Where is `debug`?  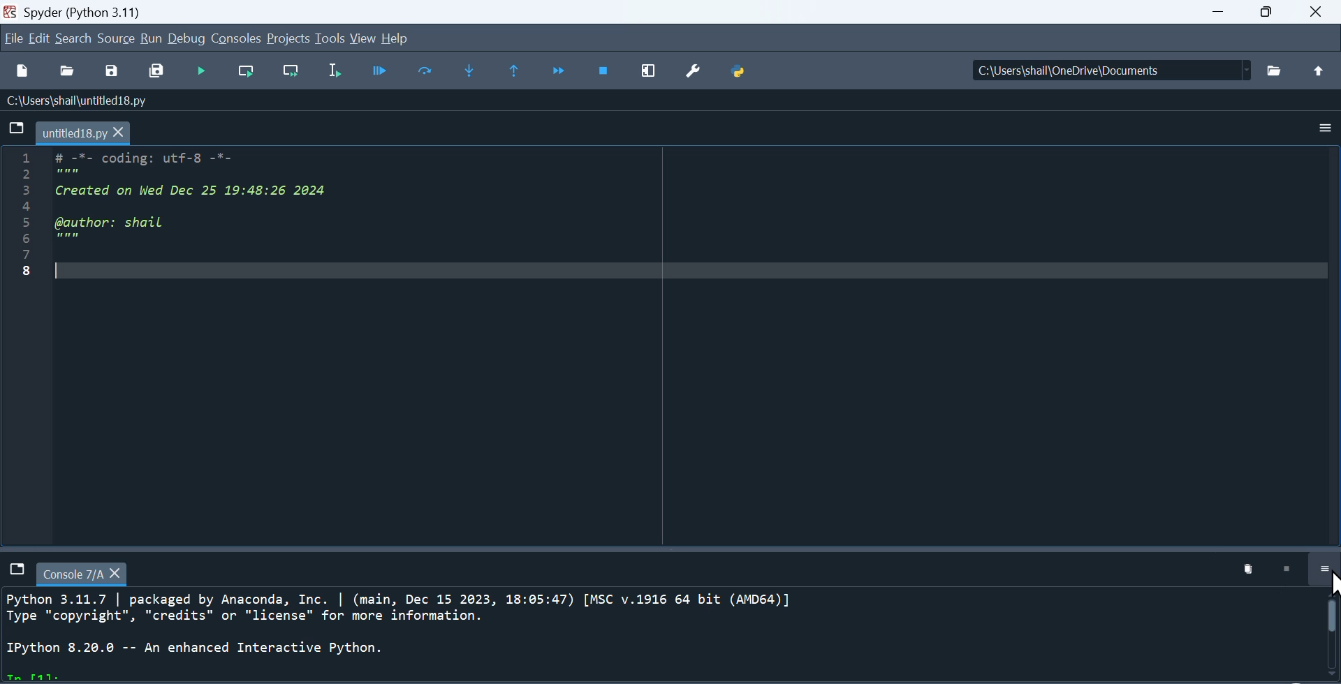
debug is located at coordinates (184, 39).